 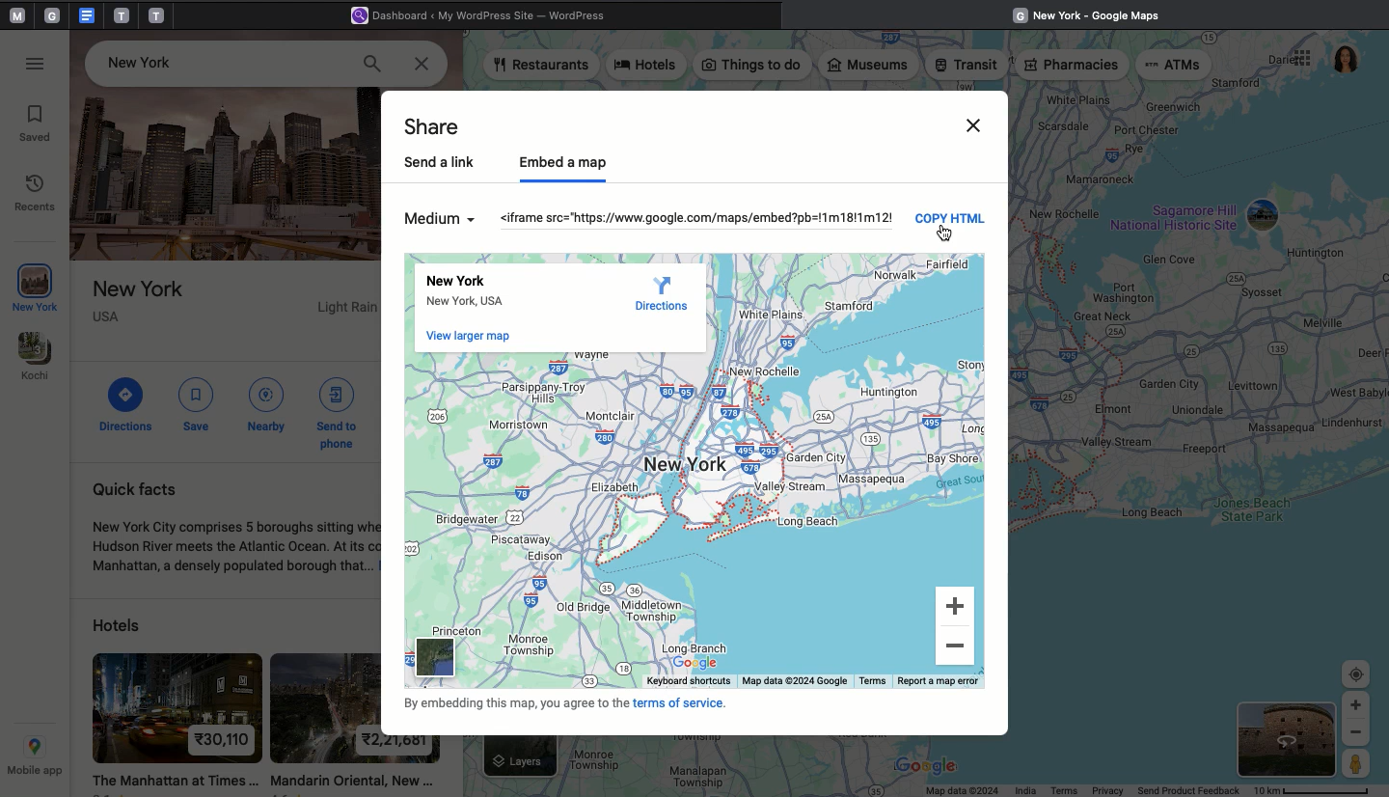 I want to click on Zoom In, so click(x=1356, y=705).